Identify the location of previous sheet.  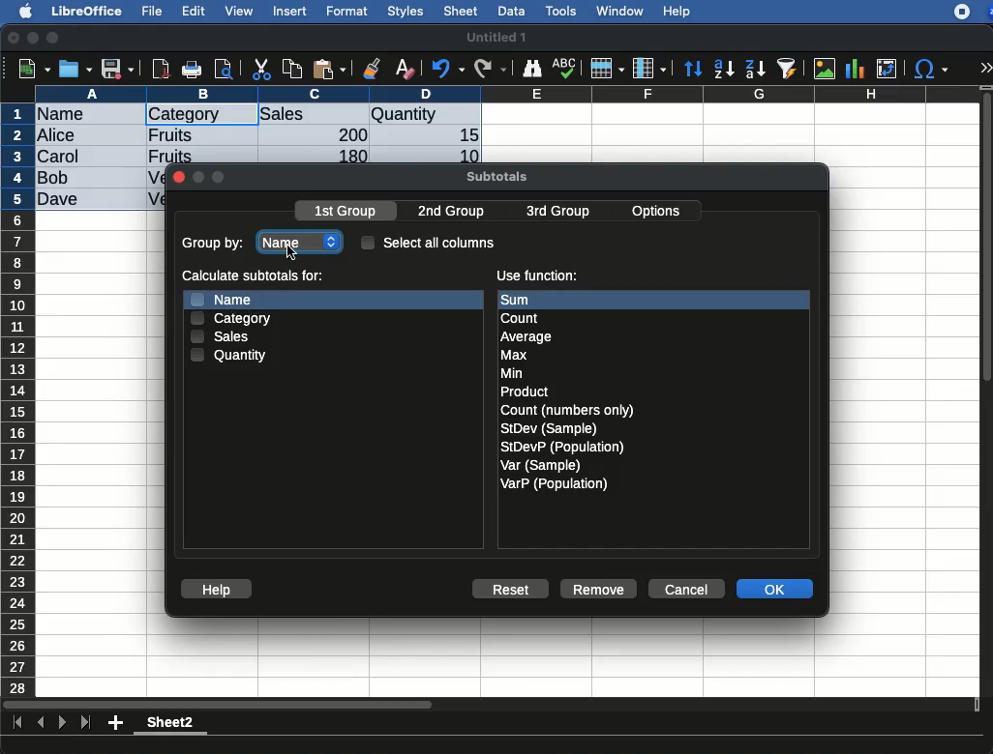
(43, 723).